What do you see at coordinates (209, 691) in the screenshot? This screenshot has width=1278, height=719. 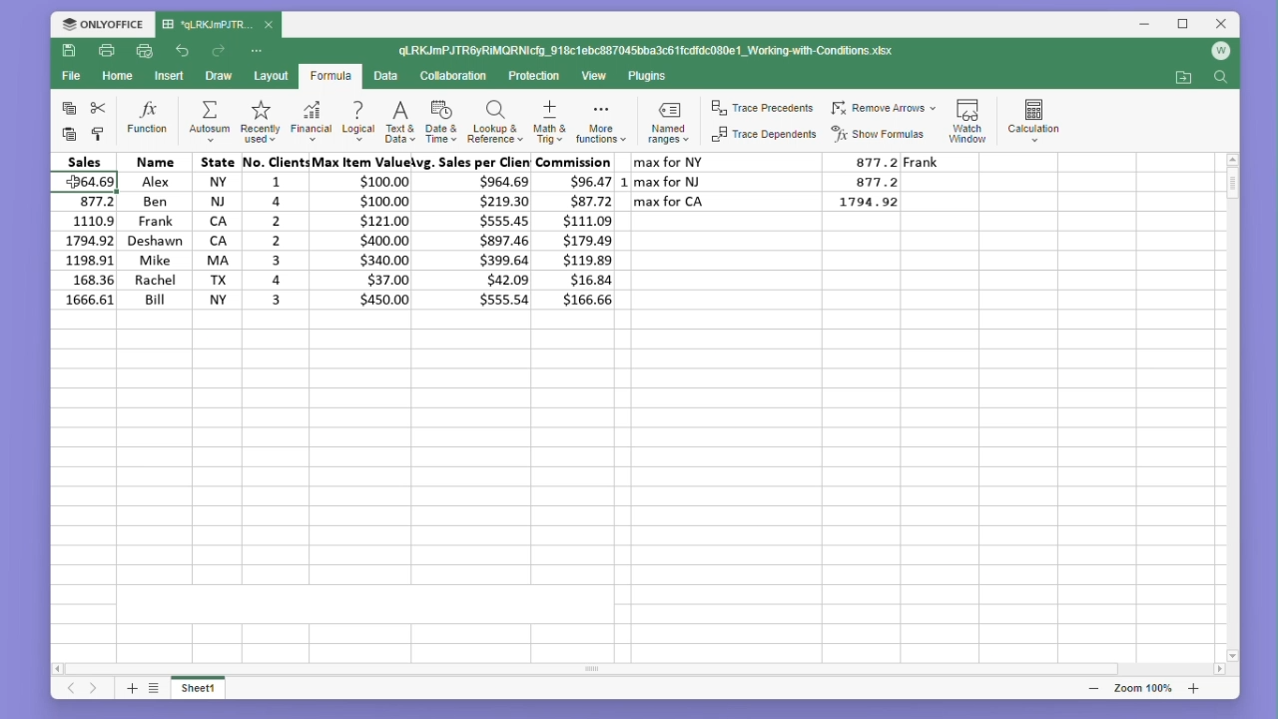 I see `Sheet 1` at bounding box center [209, 691].